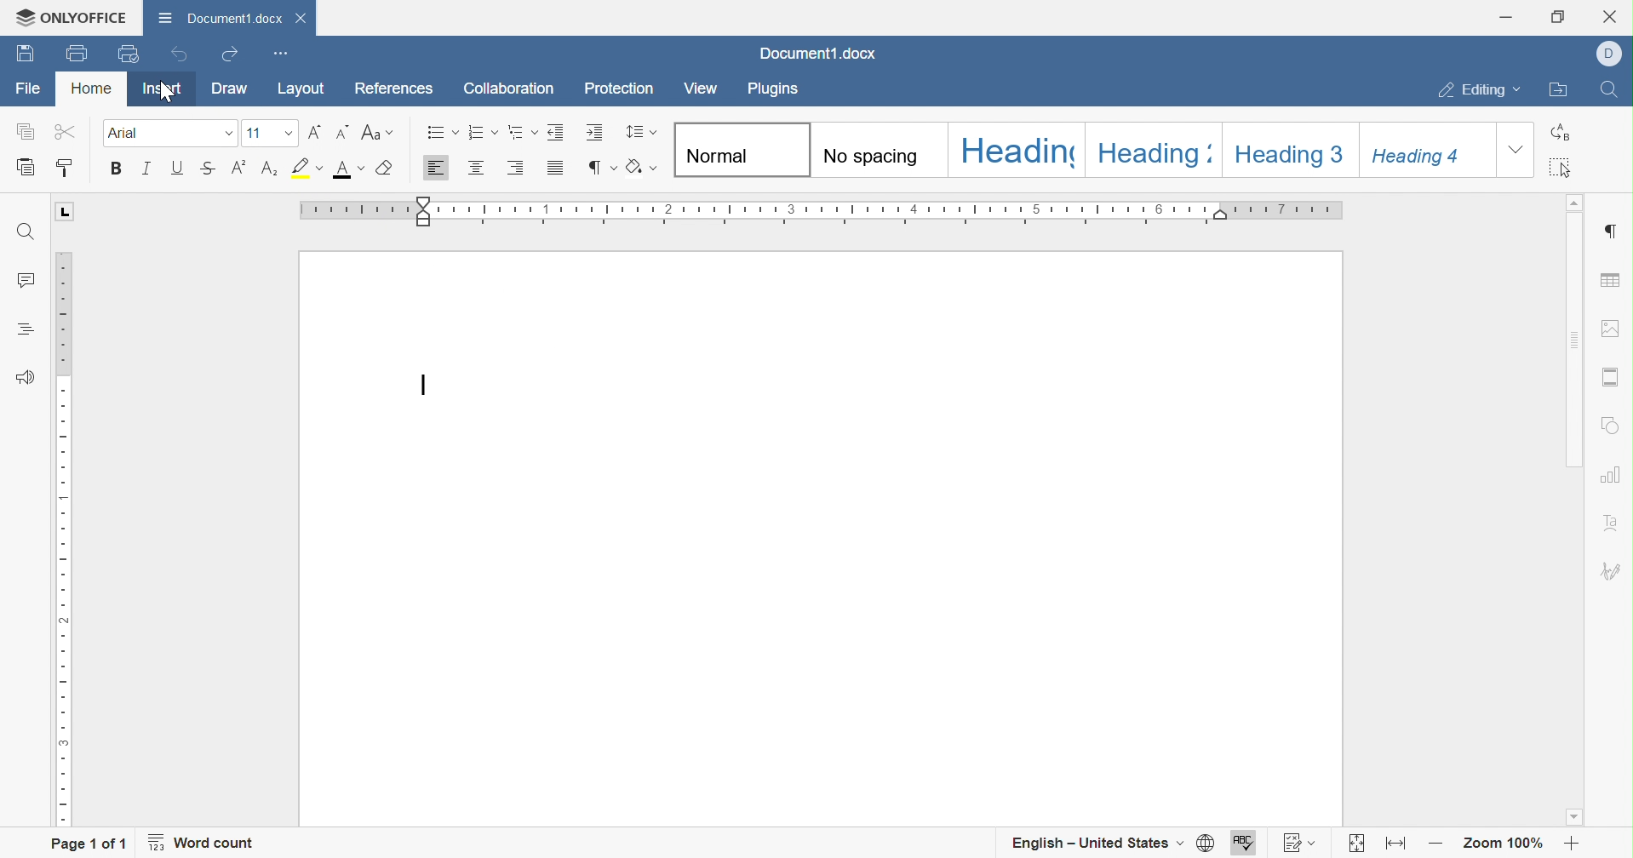 The image size is (1633, 858). Describe the element at coordinates (316, 132) in the screenshot. I see `Increment font size` at that location.